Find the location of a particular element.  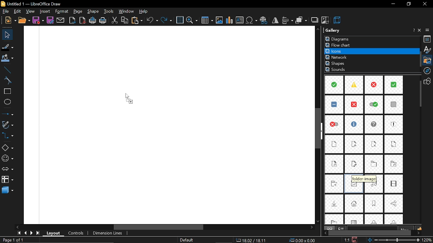

3d shapes is located at coordinates (6, 190).